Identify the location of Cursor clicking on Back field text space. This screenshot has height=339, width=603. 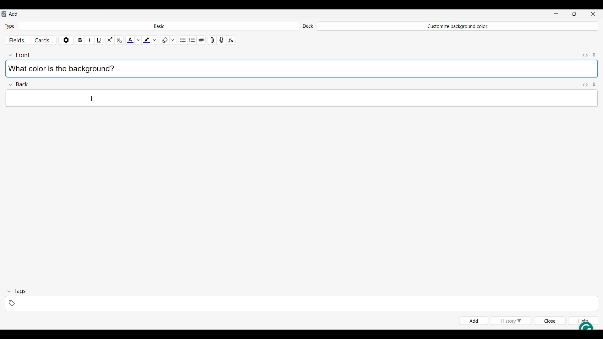
(92, 98).